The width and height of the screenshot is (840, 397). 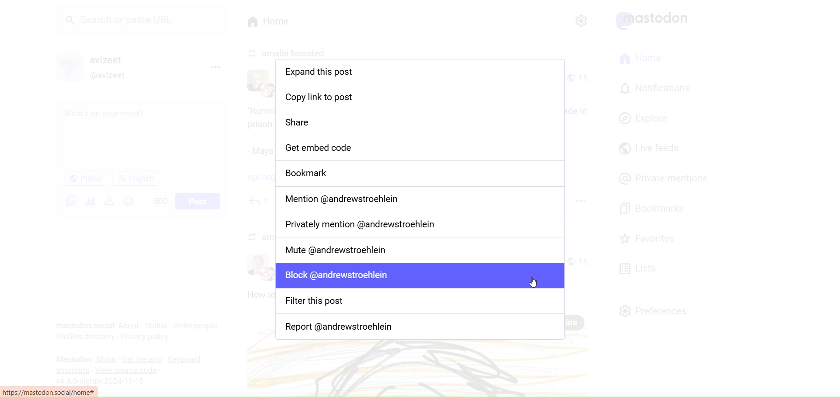 I want to click on Copy Link to Post, so click(x=418, y=96).